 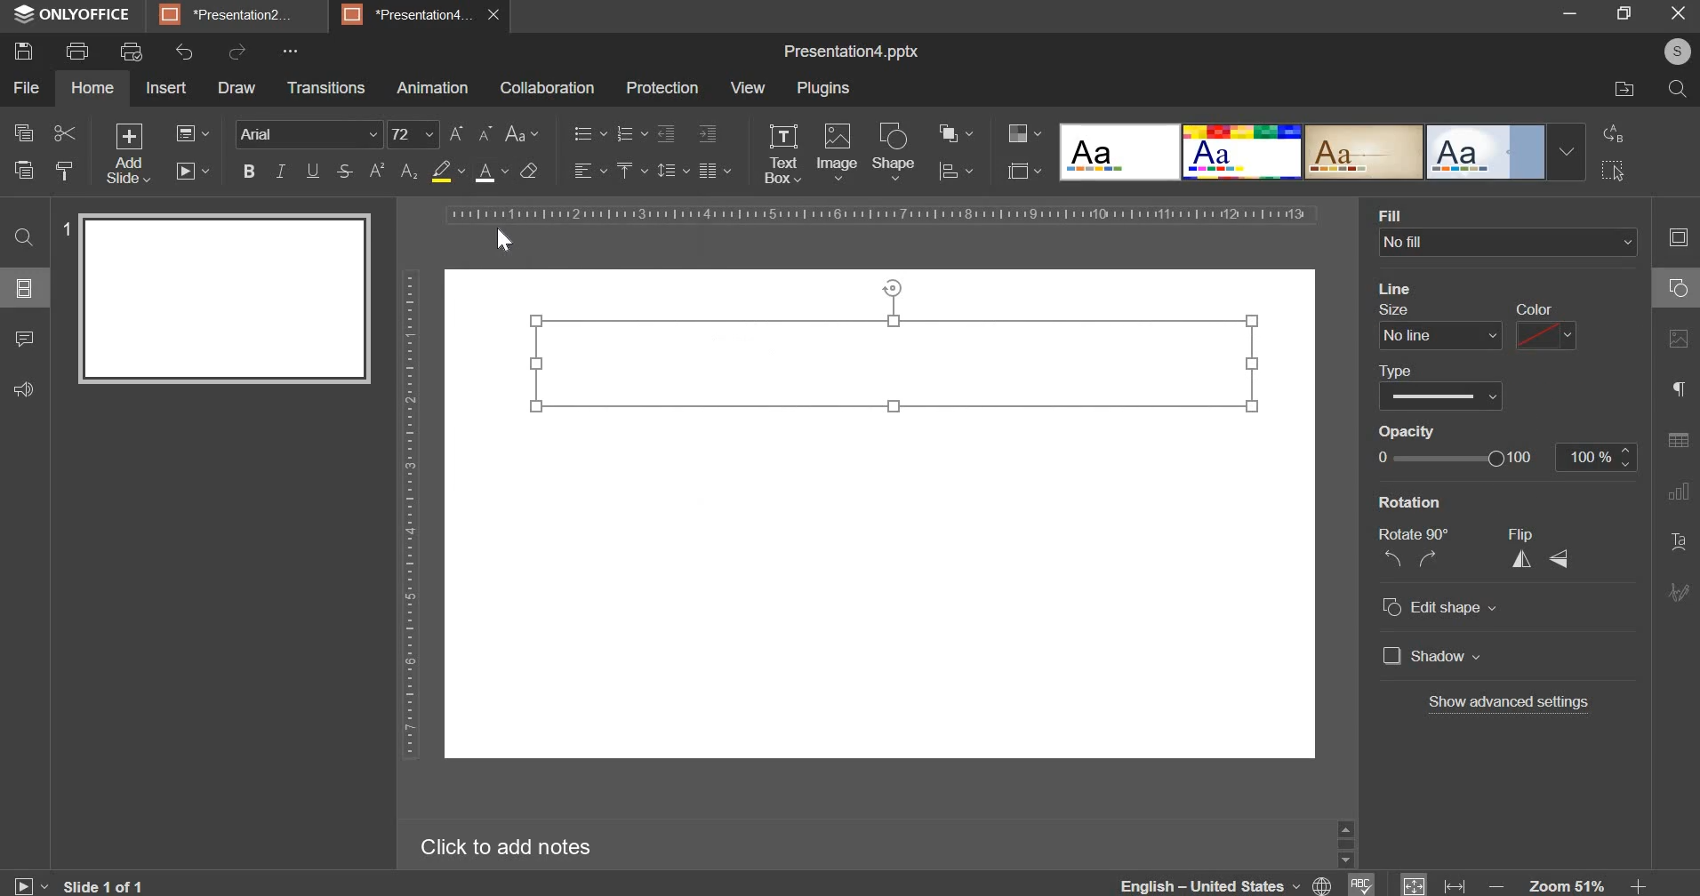 What do you see at coordinates (31, 882) in the screenshot?
I see `Play` at bounding box center [31, 882].